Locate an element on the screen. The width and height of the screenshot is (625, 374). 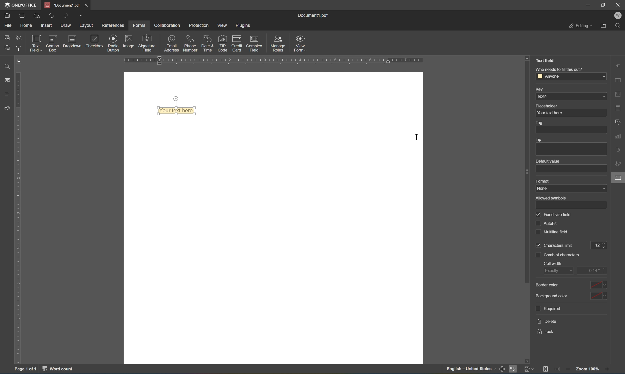
ONLYOFFICE is located at coordinates (19, 5).